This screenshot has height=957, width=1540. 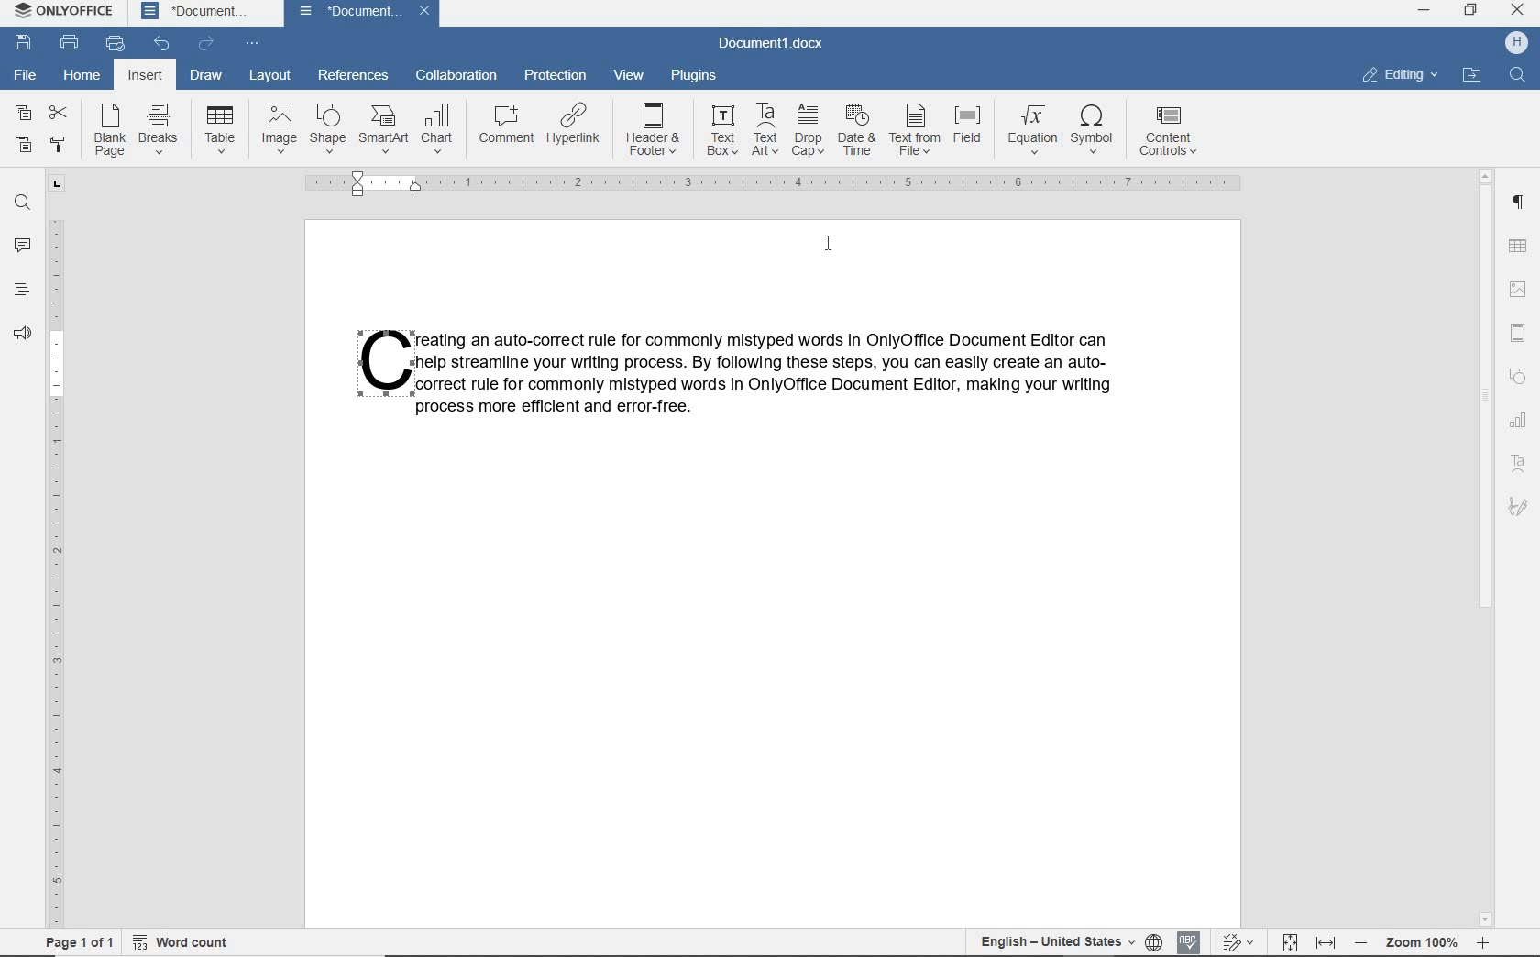 What do you see at coordinates (279, 127) in the screenshot?
I see `image` at bounding box center [279, 127].